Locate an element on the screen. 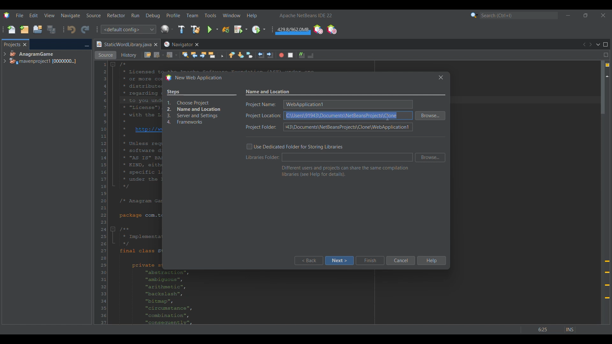 This screenshot has height=344, width=612. Section description is located at coordinates (345, 171).